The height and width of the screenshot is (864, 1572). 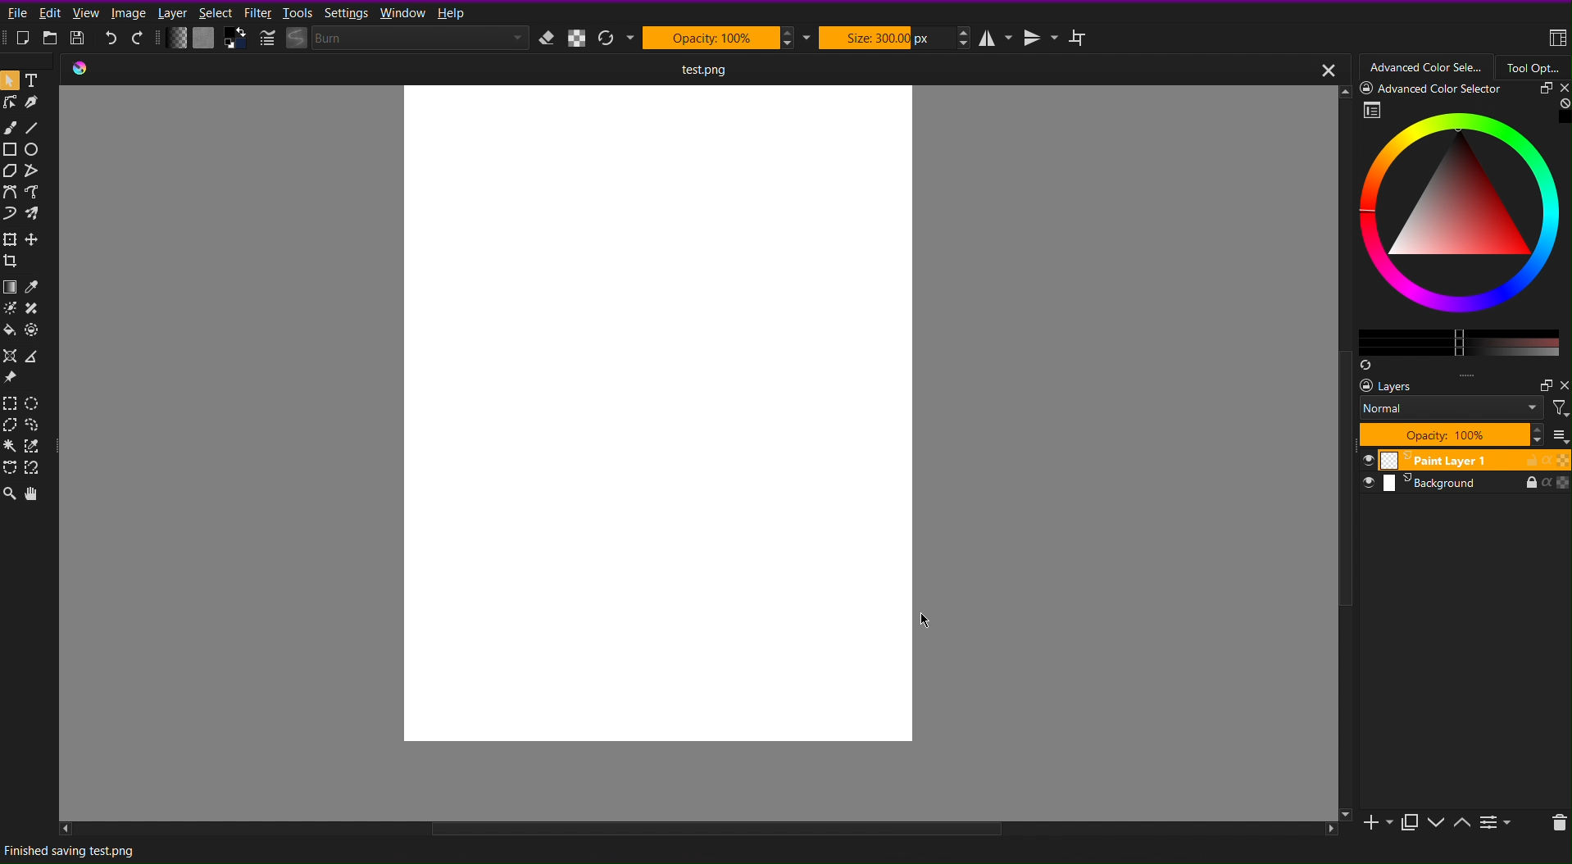 I want to click on Opacity, so click(x=719, y=38).